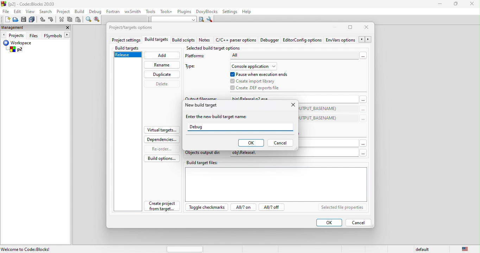  What do you see at coordinates (51, 20) in the screenshot?
I see `redo` at bounding box center [51, 20].